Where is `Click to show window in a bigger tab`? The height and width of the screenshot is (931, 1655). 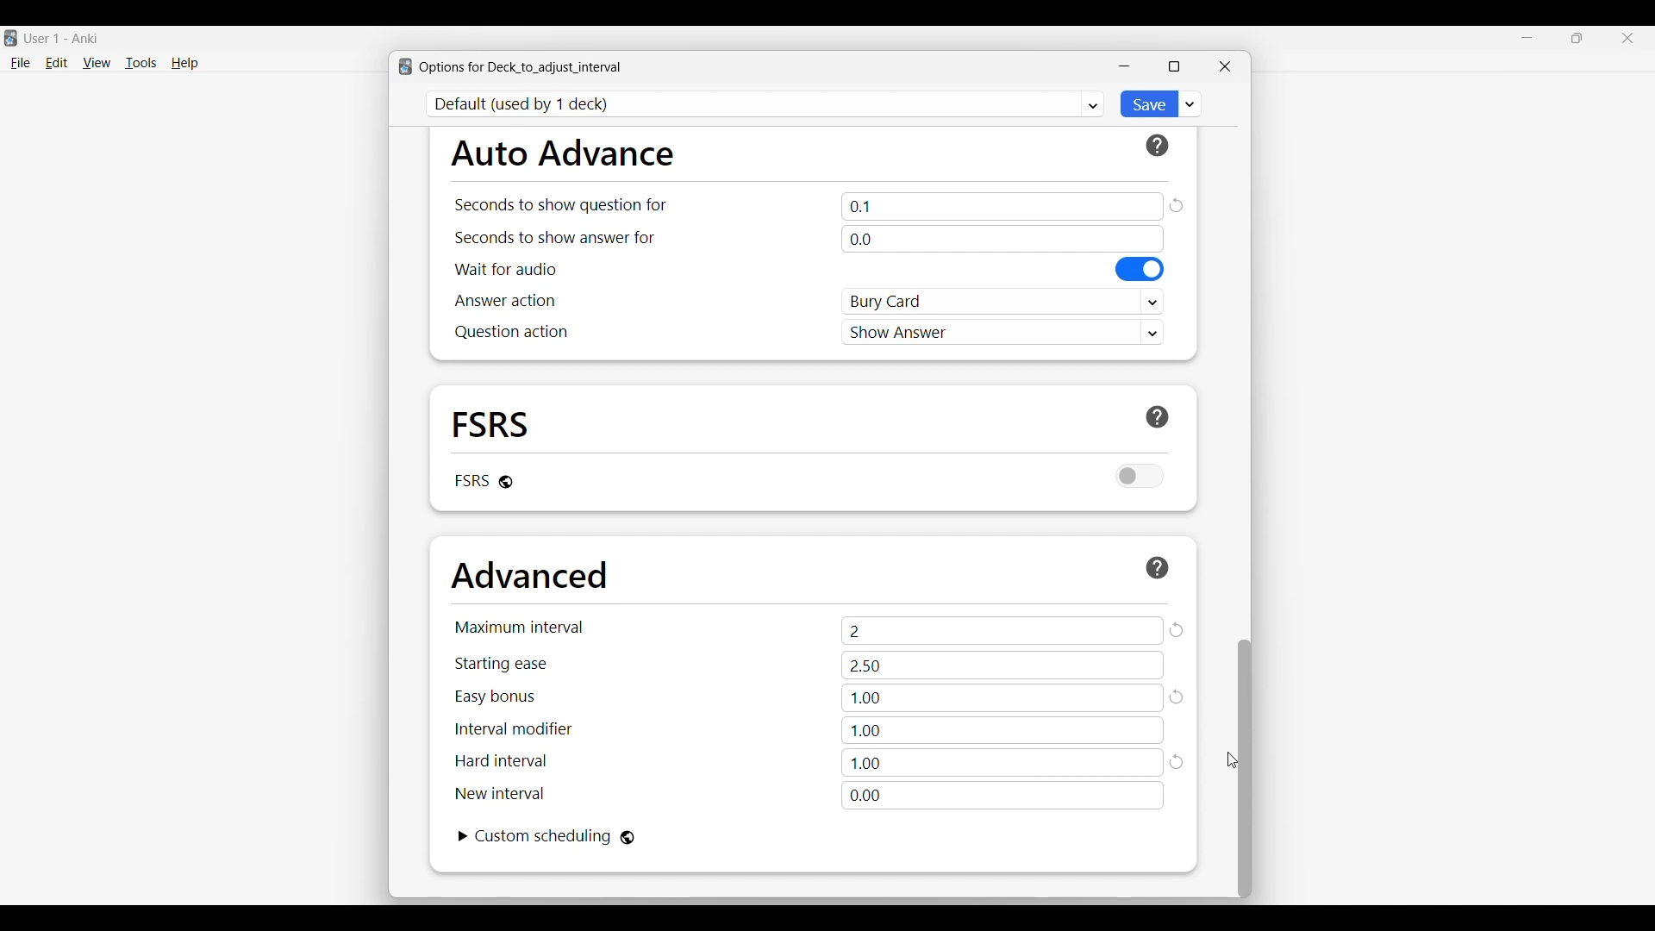 Click to show window in a bigger tab is located at coordinates (1174, 66).